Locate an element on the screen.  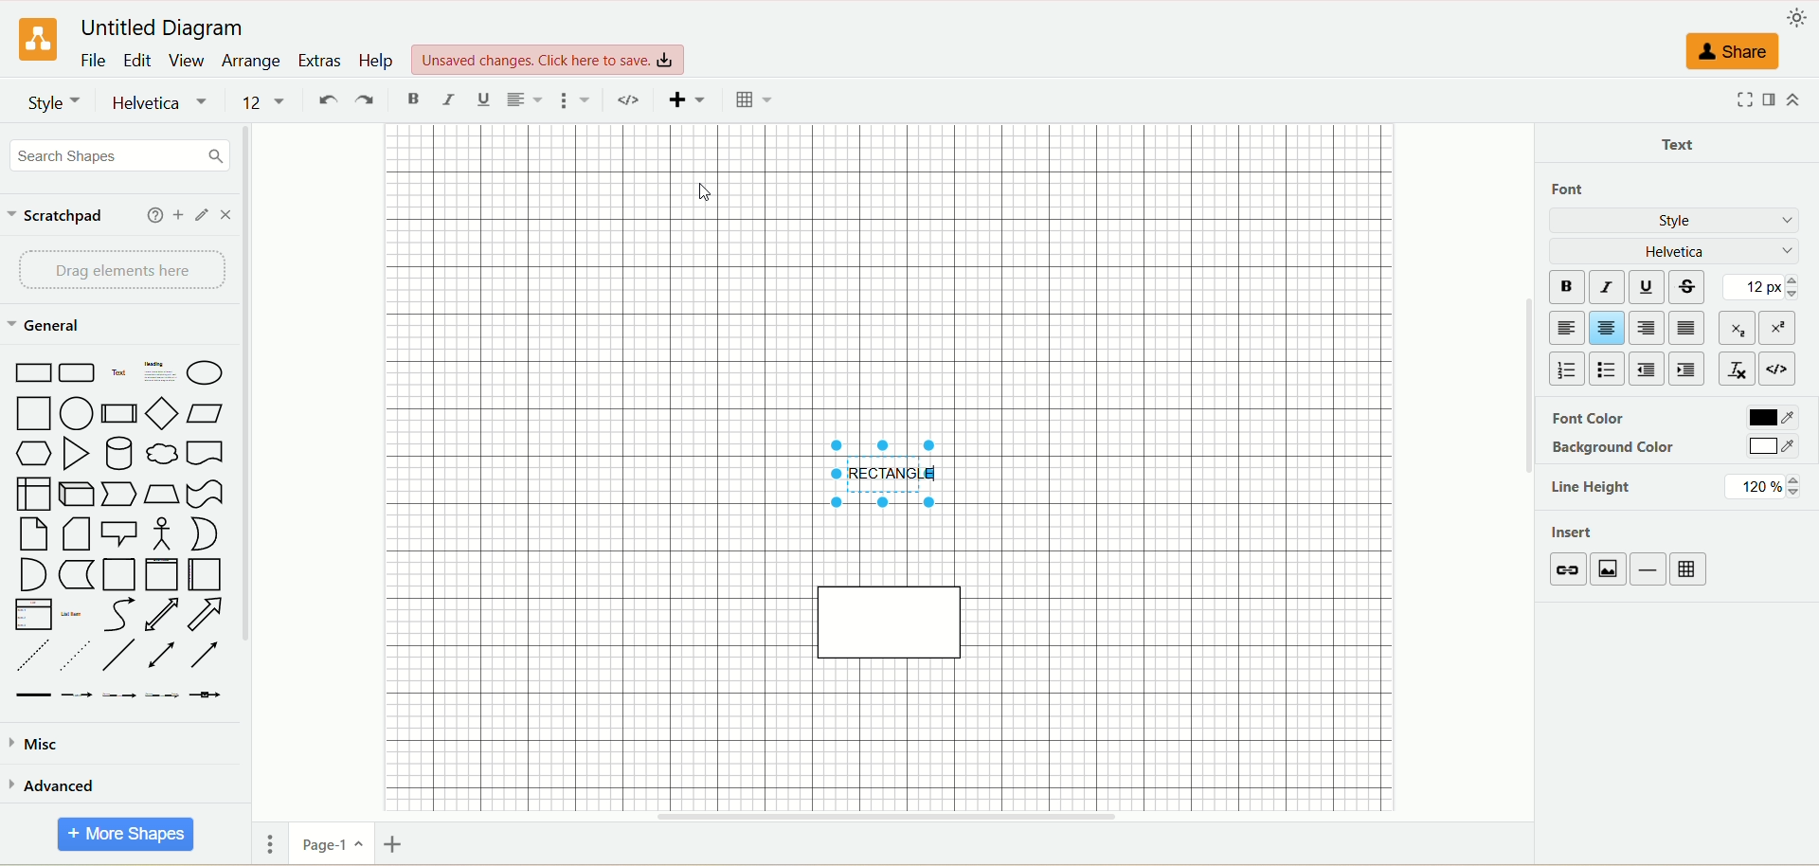
extras is located at coordinates (319, 59).